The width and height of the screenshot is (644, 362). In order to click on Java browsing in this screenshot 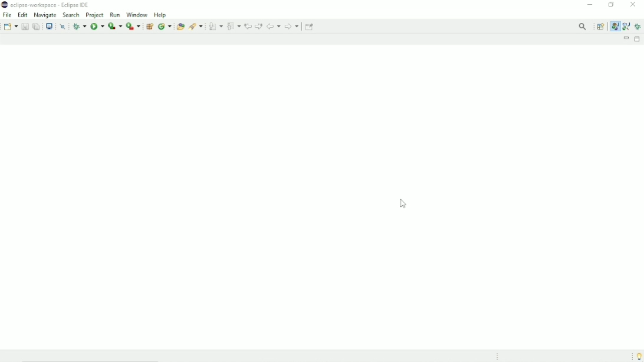, I will do `click(626, 26)`.